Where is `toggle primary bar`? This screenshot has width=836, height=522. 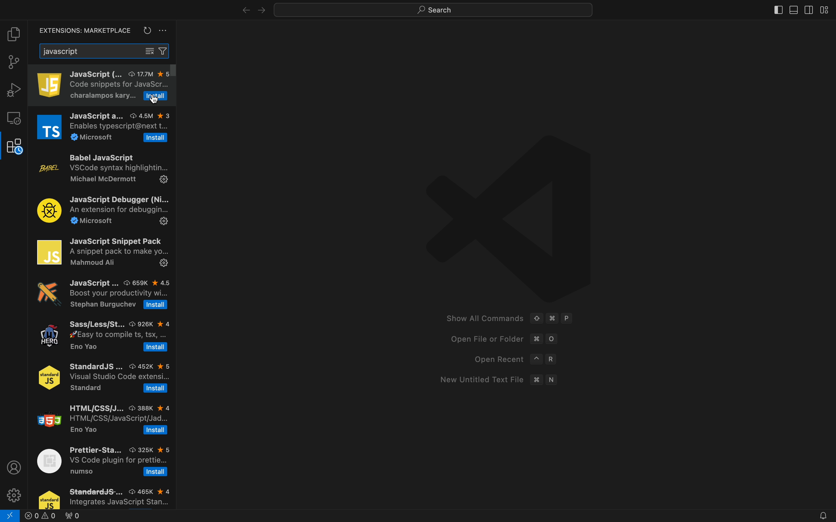 toggle primary bar is located at coordinates (792, 9).